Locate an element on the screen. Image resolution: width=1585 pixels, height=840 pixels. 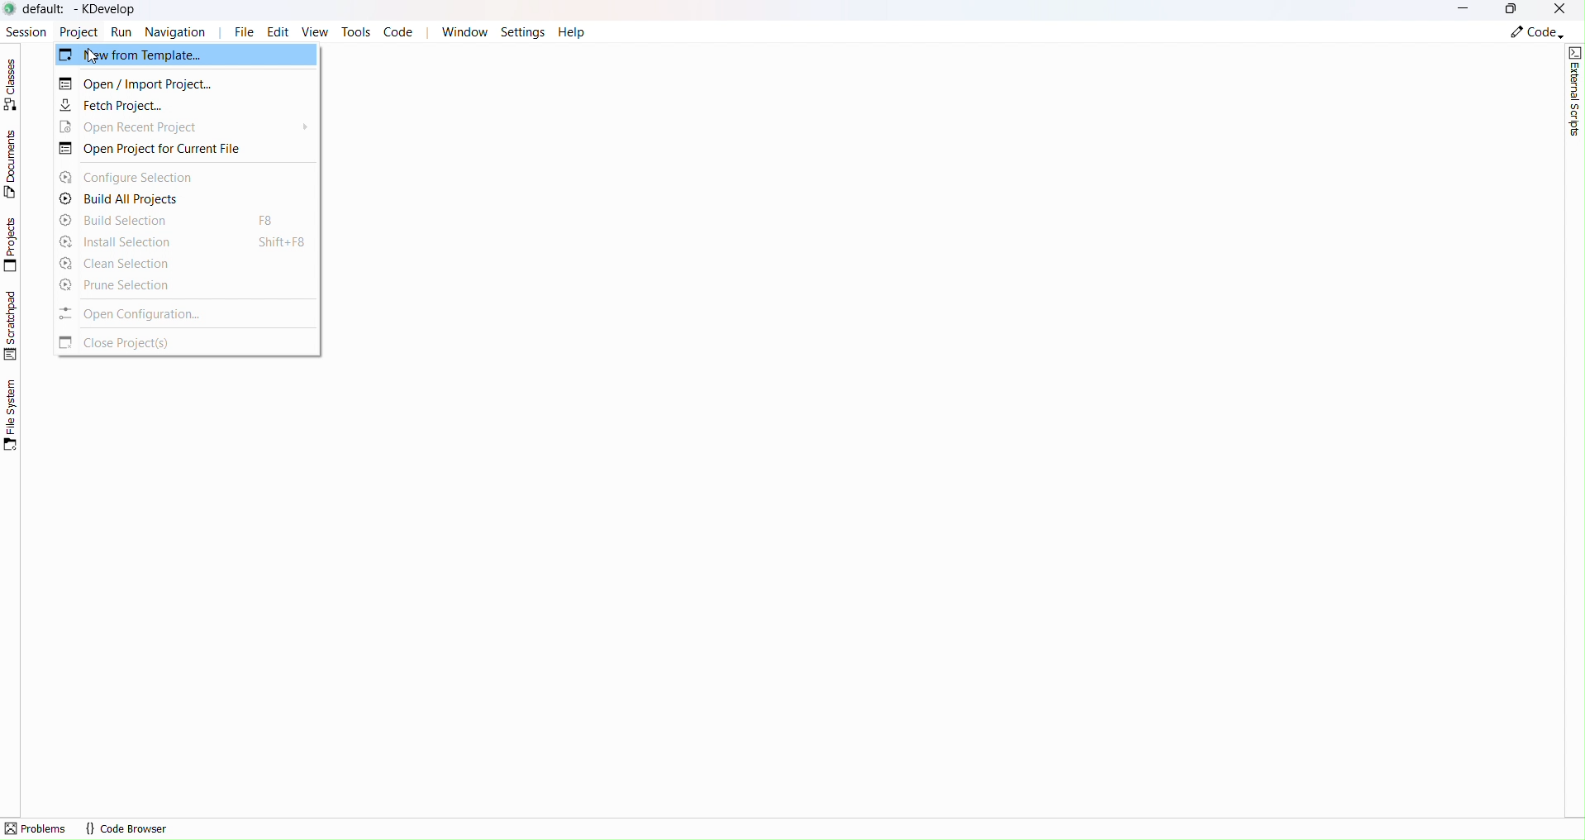
Session is located at coordinates (24, 30).